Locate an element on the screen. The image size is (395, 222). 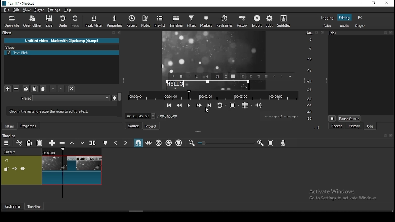
player is located at coordinates (361, 26).